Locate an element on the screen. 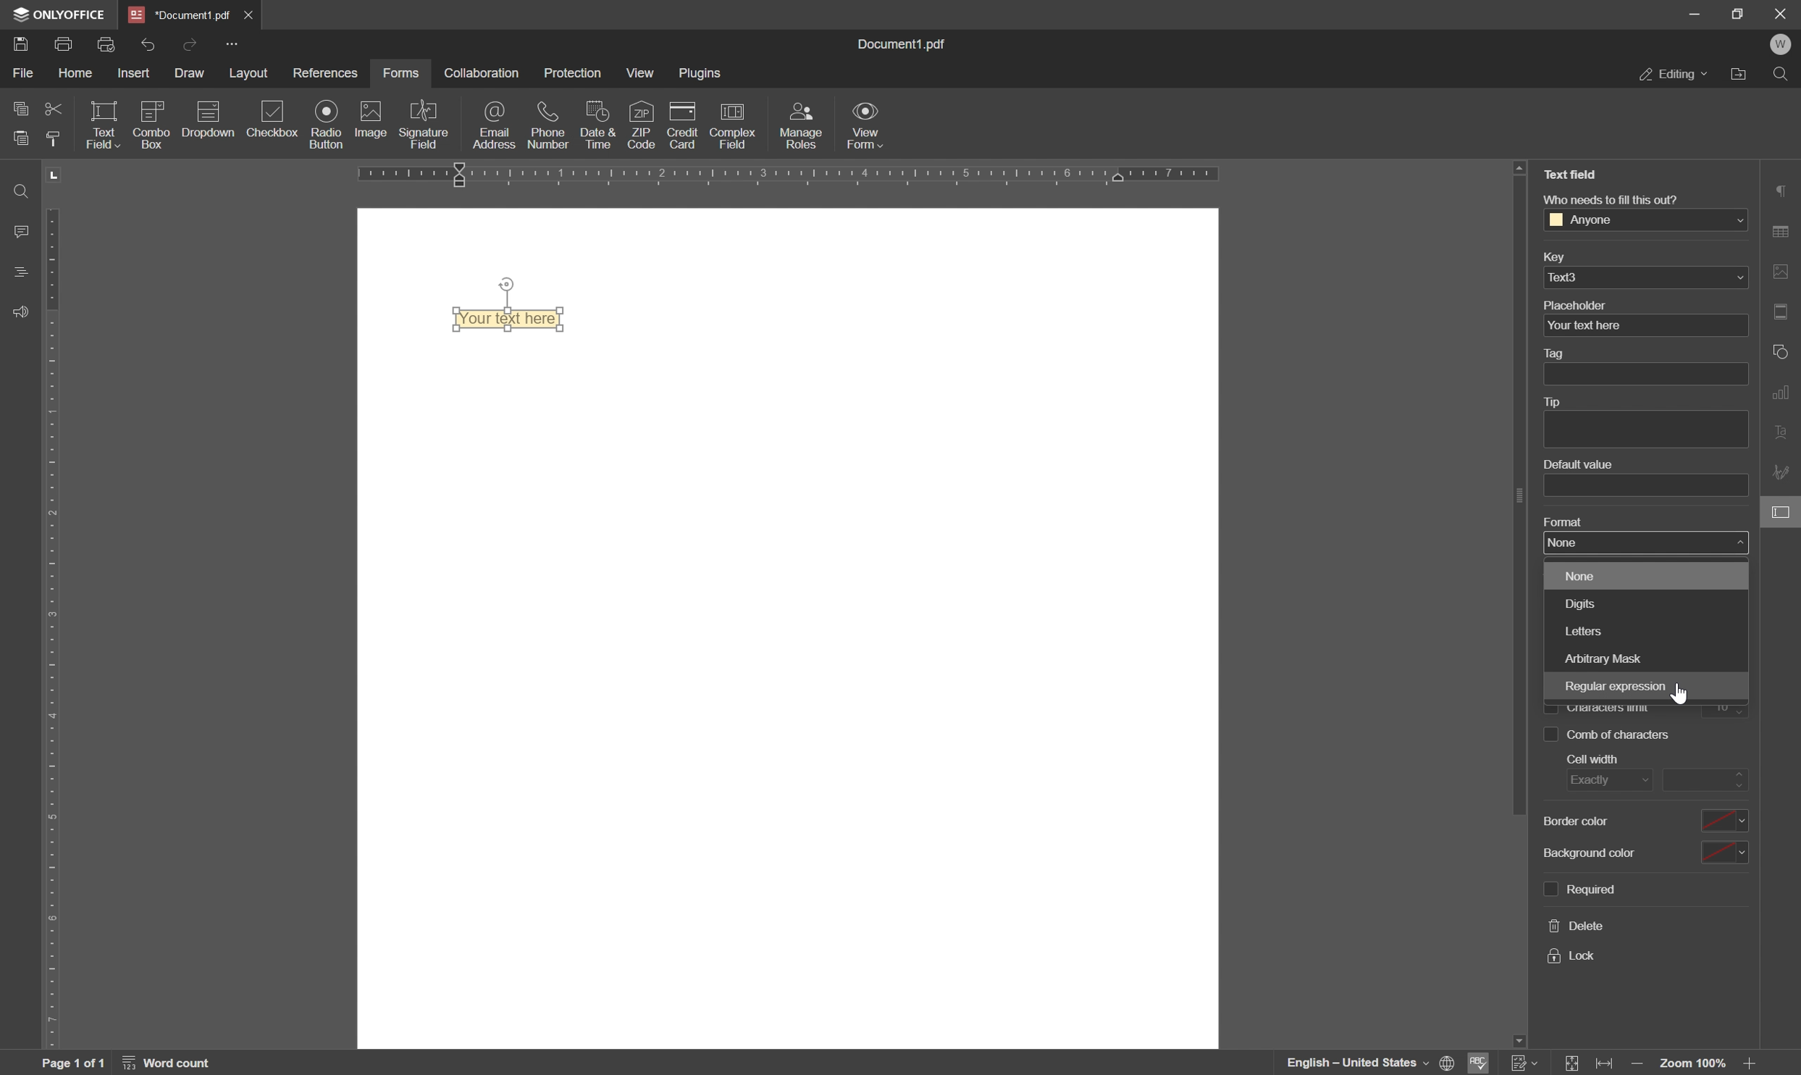  letters is located at coordinates (1583, 632).